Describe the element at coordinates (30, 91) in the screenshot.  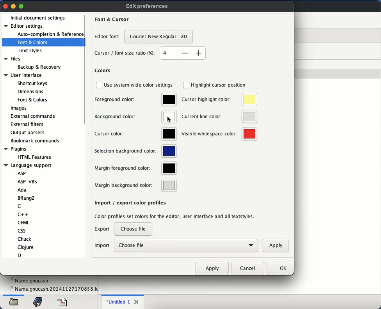
I see `Dimensions` at that location.